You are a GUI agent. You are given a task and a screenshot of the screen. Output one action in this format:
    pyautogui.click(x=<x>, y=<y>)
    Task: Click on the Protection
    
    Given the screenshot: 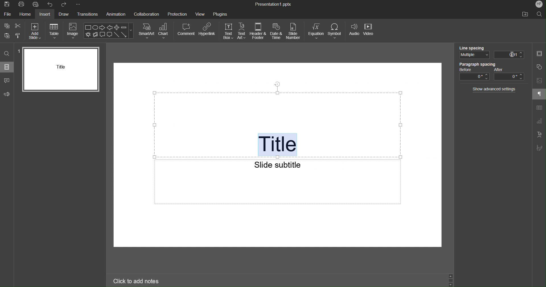 What is the action you would take?
    pyautogui.click(x=177, y=15)
    